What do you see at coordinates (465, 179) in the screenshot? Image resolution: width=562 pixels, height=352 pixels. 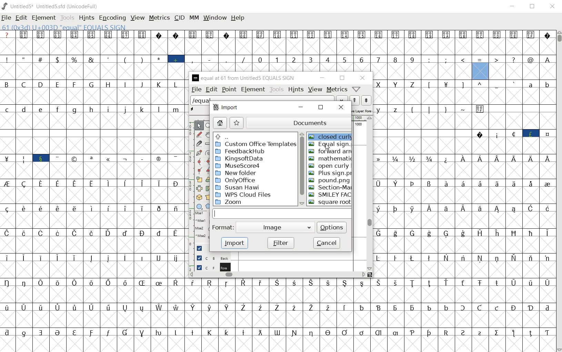 I see `glyph characters` at bounding box center [465, 179].